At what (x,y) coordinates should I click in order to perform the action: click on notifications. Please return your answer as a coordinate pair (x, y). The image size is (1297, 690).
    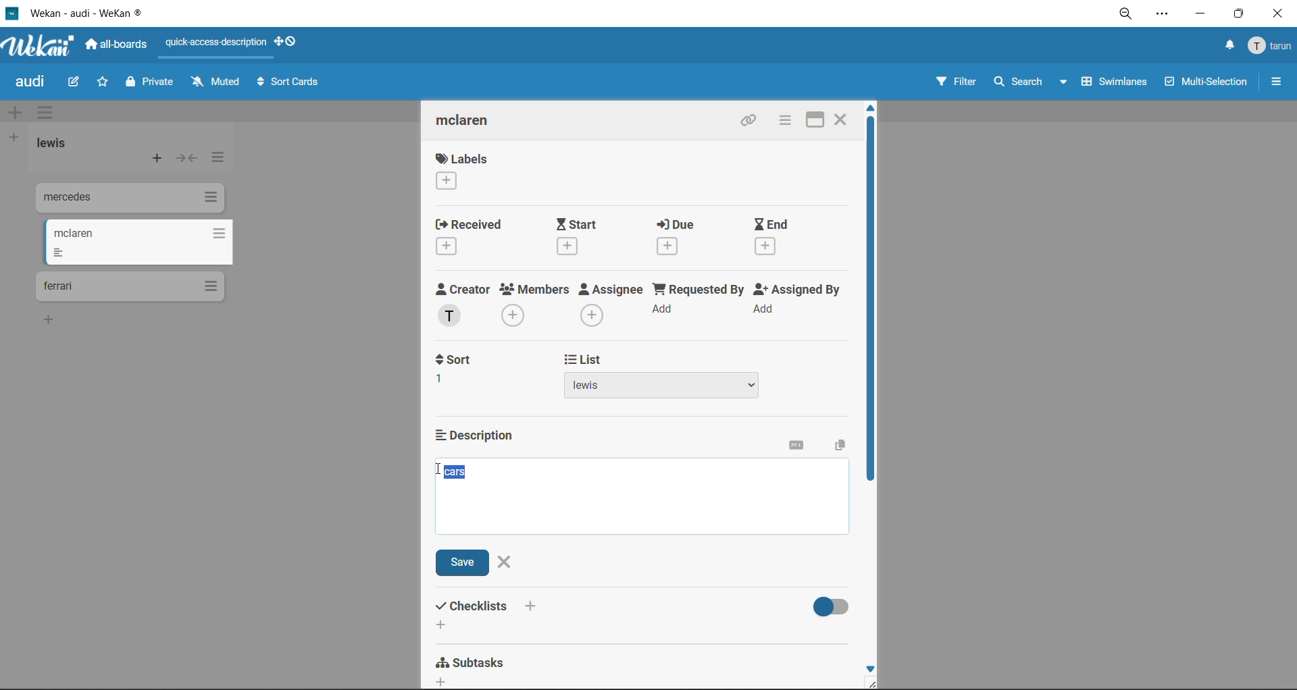
    Looking at the image, I should click on (1227, 47).